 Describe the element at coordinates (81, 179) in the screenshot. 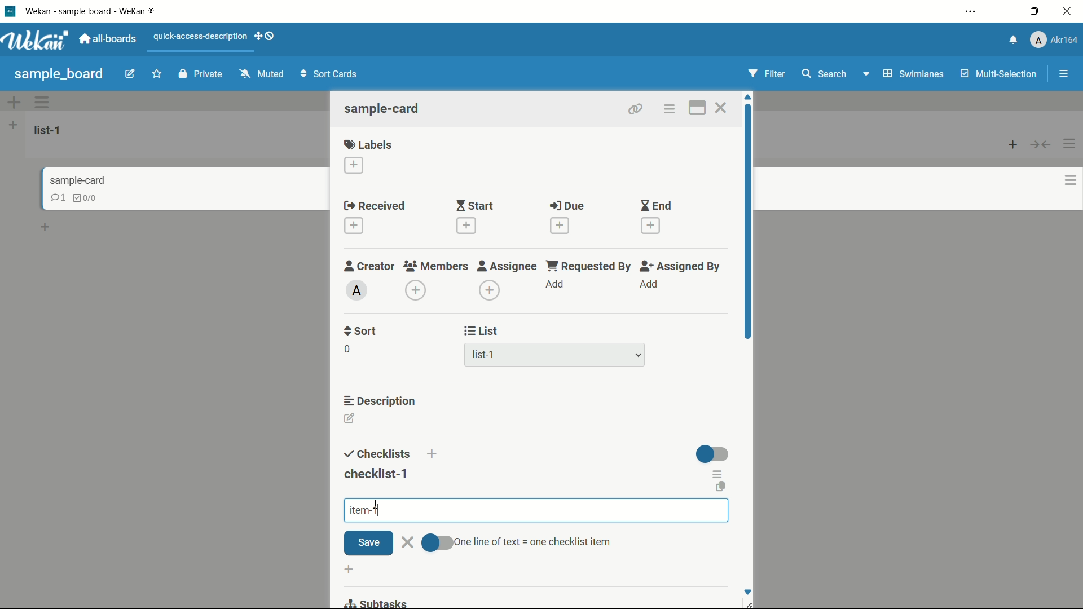

I see `sample-card` at that location.